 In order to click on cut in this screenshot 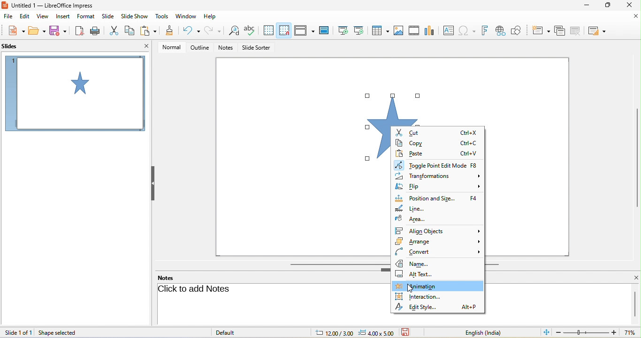, I will do `click(114, 30)`.